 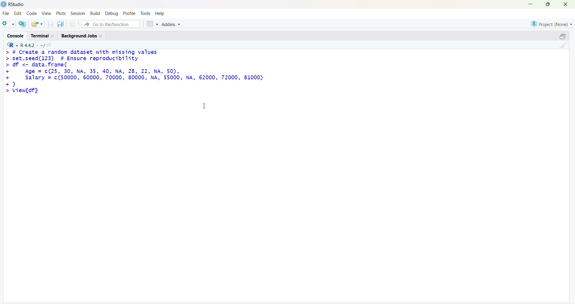 I want to click on session, so click(x=78, y=14).